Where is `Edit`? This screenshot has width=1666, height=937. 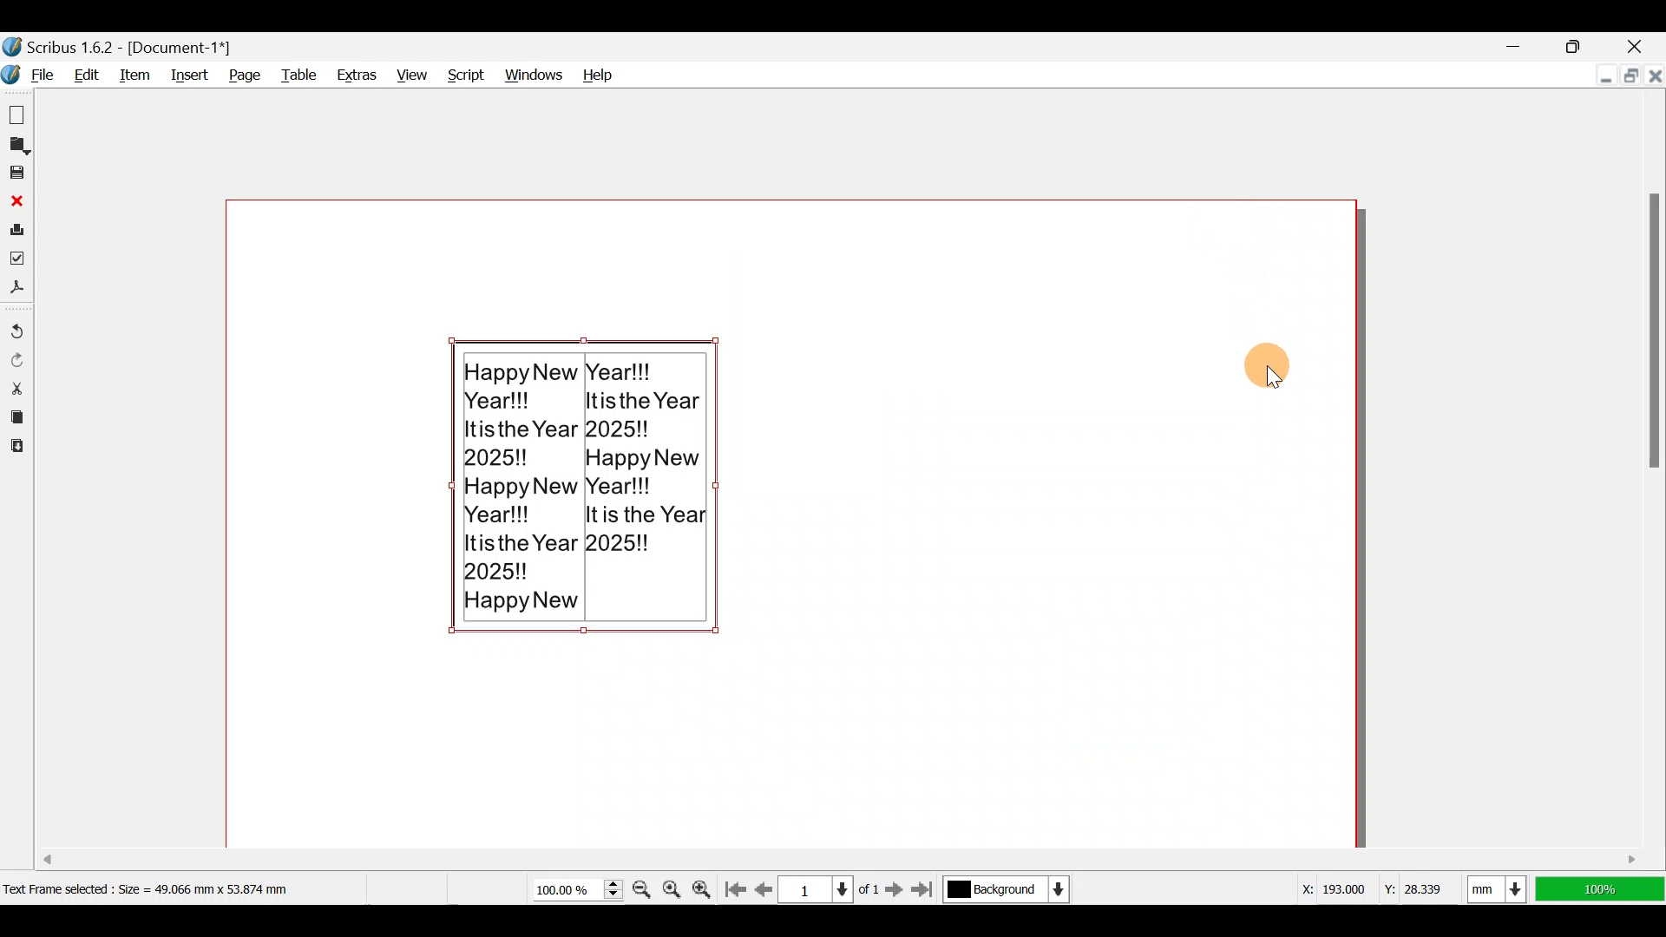 Edit is located at coordinates (89, 76).